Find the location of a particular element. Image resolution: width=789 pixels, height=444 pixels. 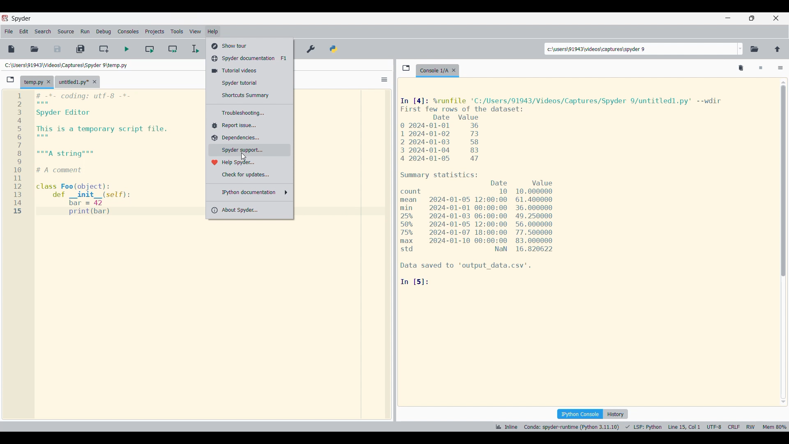

Debug file is located at coordinates (195, 49).